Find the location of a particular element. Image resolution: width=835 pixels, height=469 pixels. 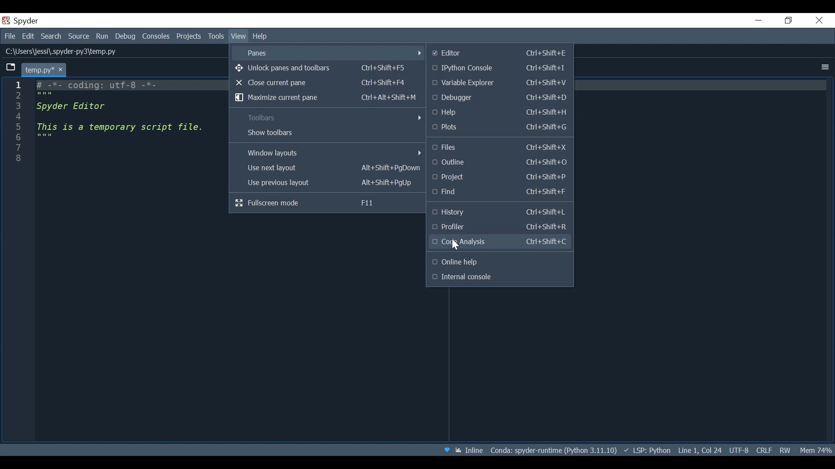

Code Analysis is located at coordinates (499, 243).